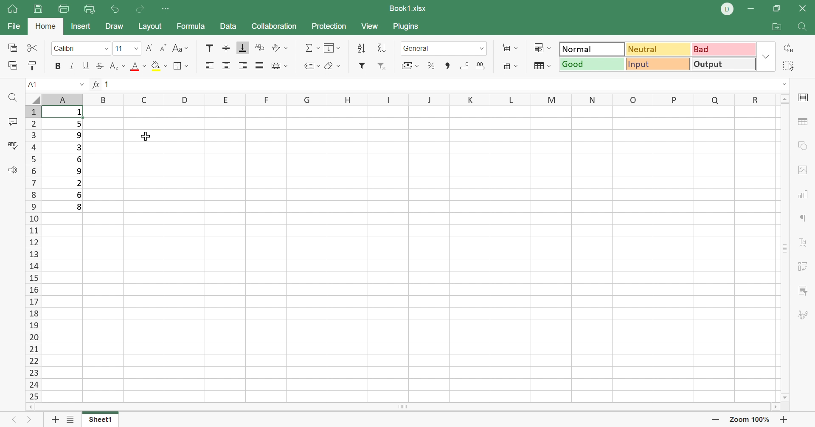 Image resolution: width=815 pixels, height=427 pixels. What do you see at coordinates (114, 8) in the screenshot?
I see `Undo` at bounding box center [114, 8].